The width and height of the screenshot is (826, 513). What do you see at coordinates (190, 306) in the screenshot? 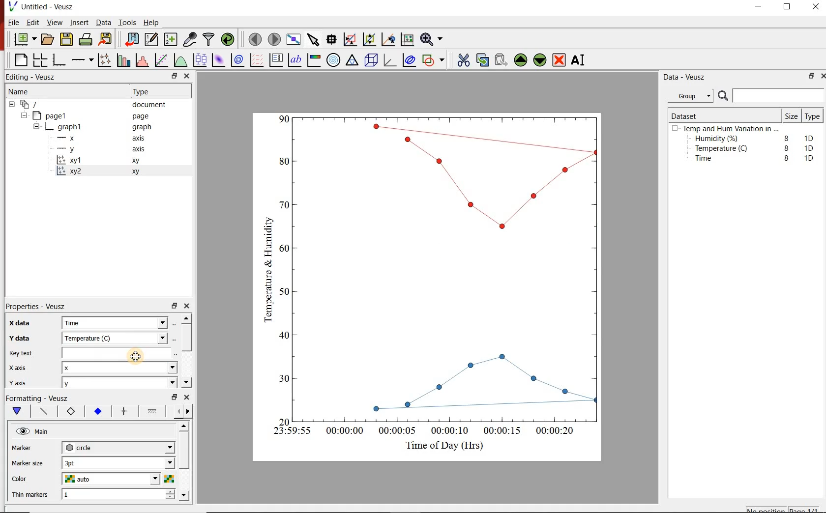
I see `close` at bounding box center [190, 306].